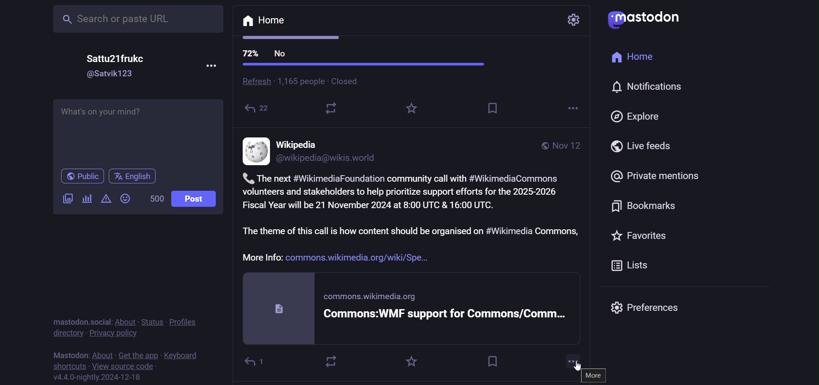 Image resolution: width=819 pixels, height=385 pixels. I want to click on name, so click(299, 144).